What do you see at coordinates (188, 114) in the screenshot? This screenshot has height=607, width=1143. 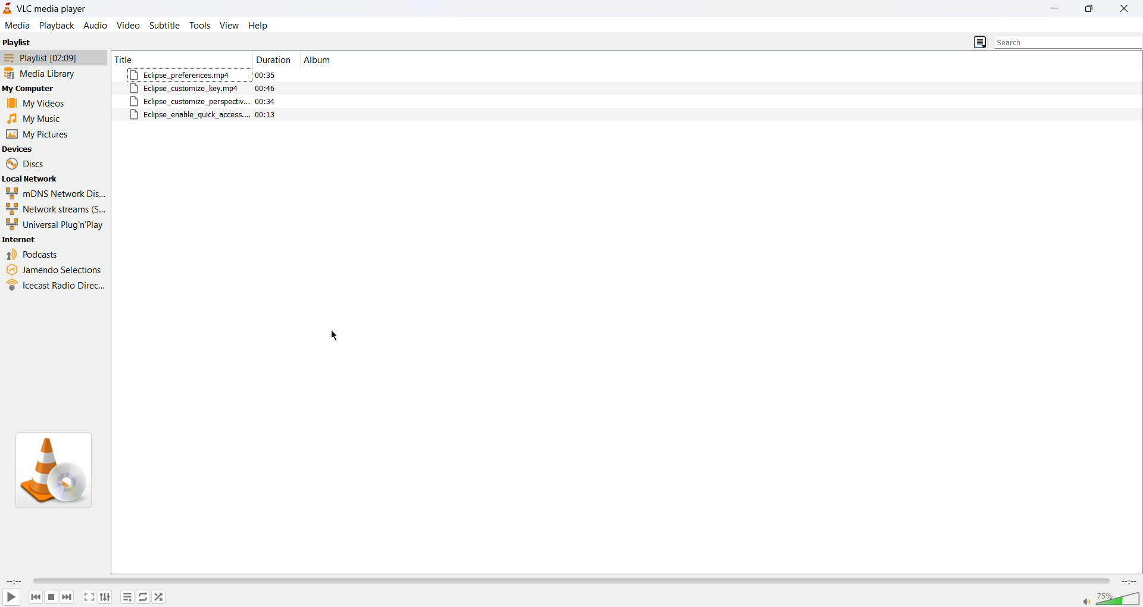 I see `eclipse_enable_quick_access` at bounding box center [188, 114].